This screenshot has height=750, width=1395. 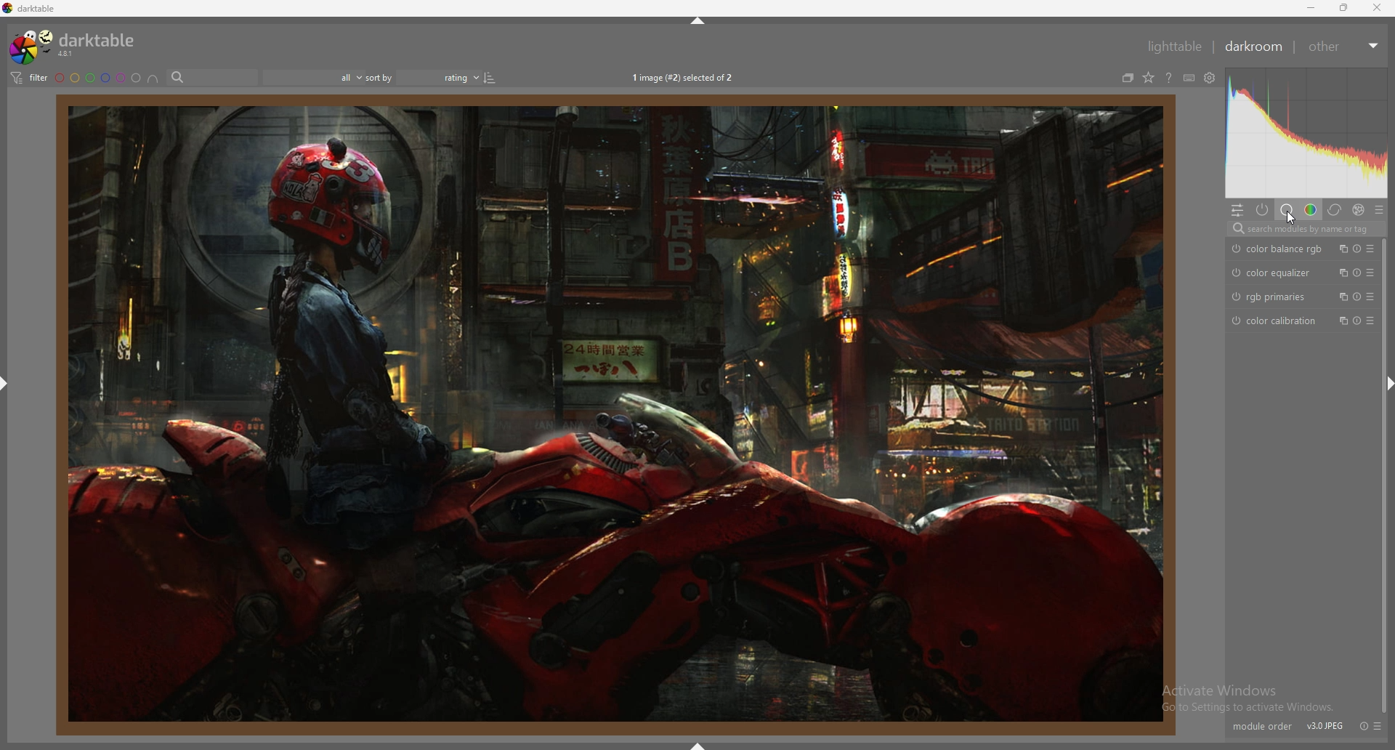 What do you see at coordinates (1263, 210) in the screenshot?
I see `active modules` at bounding box center [1263, 210].